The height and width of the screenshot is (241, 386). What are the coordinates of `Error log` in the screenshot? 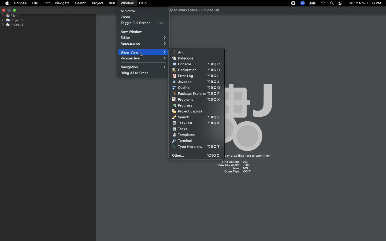 It's located at (196, 76).